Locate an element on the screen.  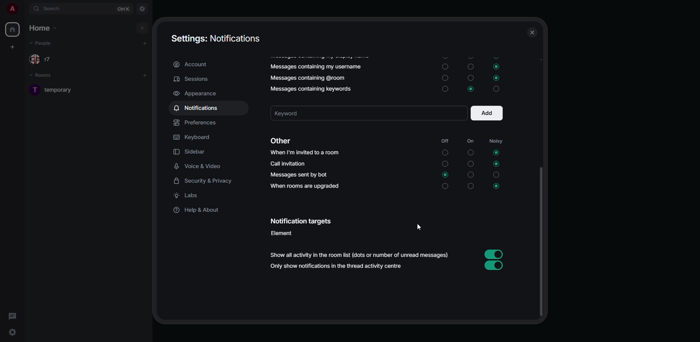
settings is located at coordinates (218, 39).